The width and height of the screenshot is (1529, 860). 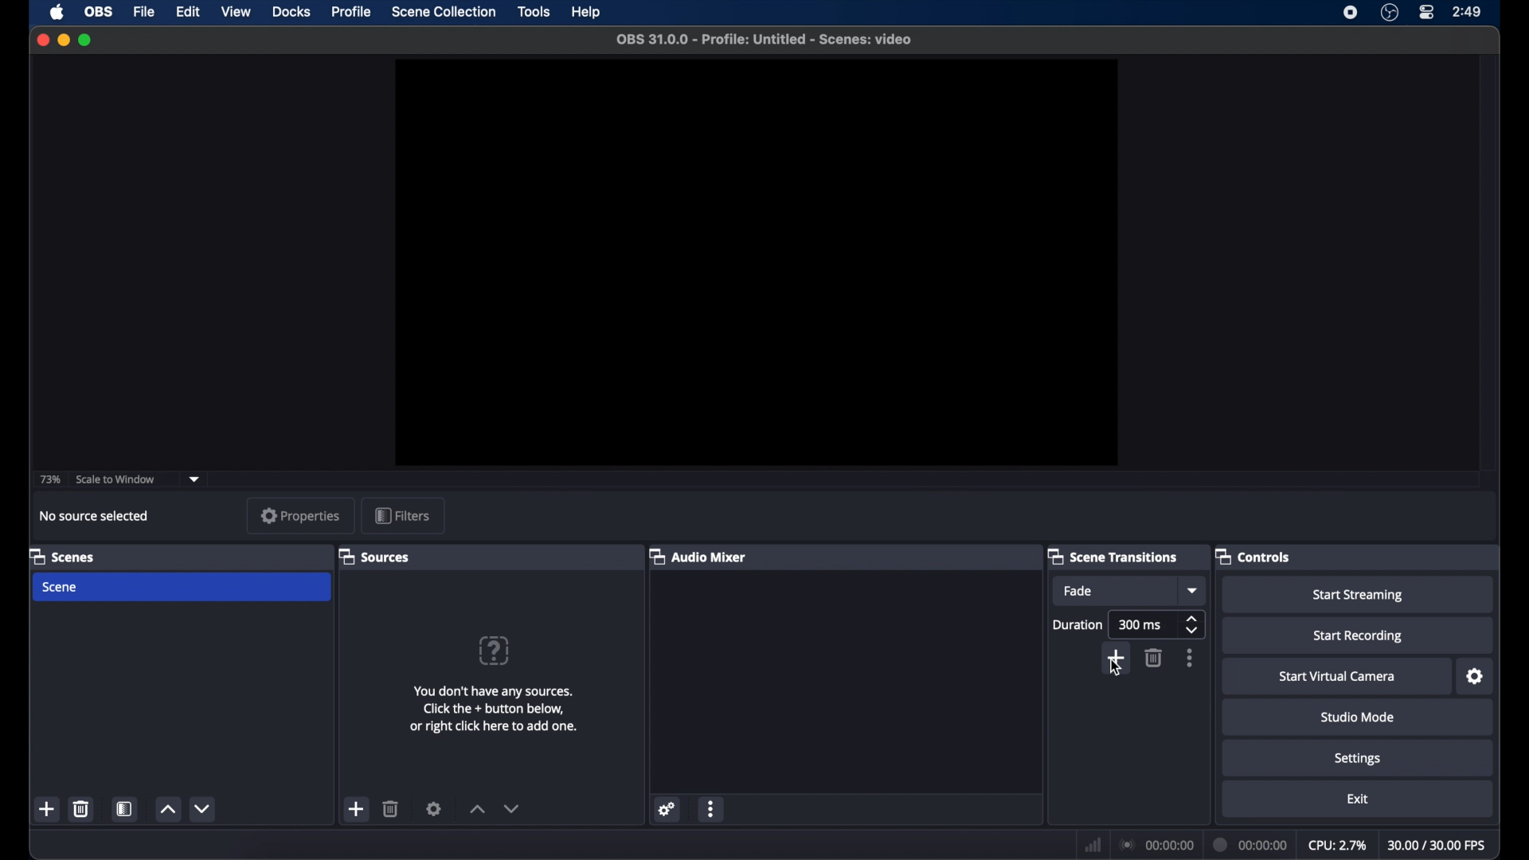 What do you see at coordinates (124, 810) in the screenshot?
I see `scene filters` at bounding box center [124, 810].